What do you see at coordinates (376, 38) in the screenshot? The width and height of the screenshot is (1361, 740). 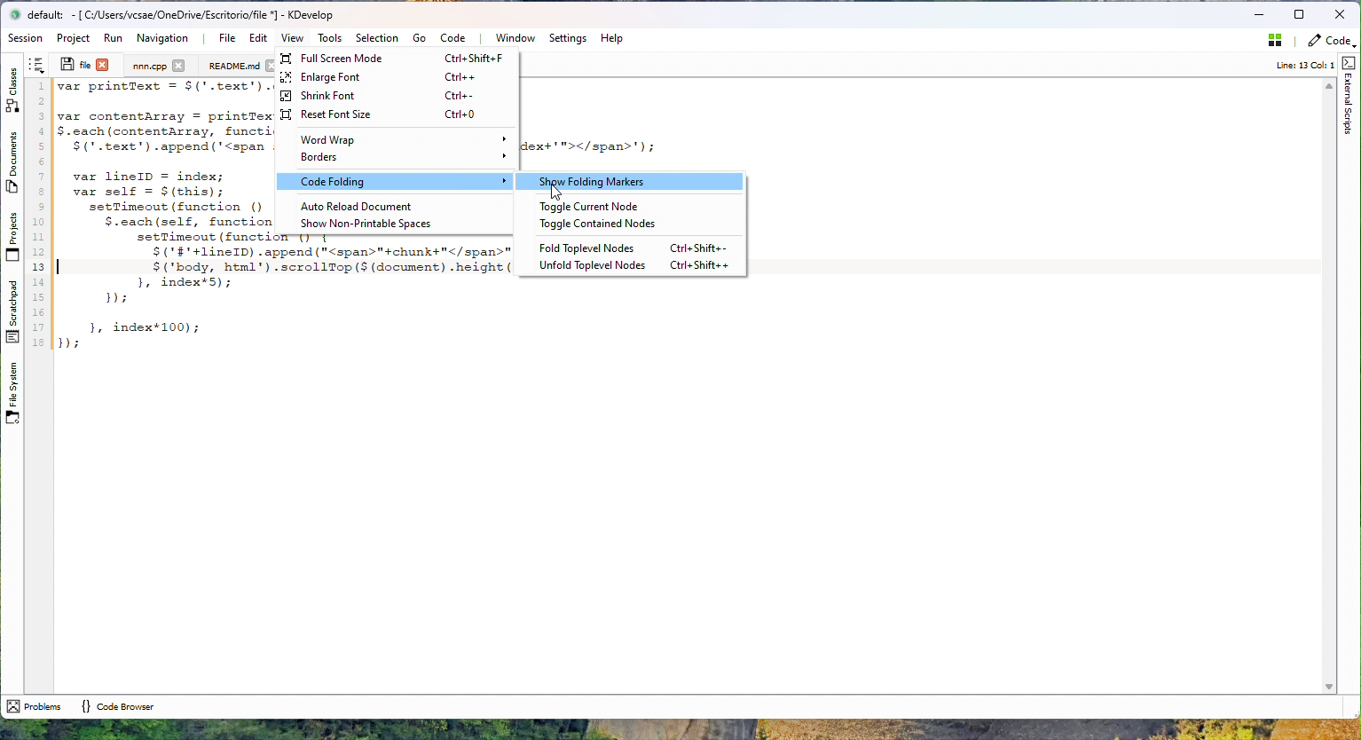 I see `Selection` at bounding box center [376, 38].